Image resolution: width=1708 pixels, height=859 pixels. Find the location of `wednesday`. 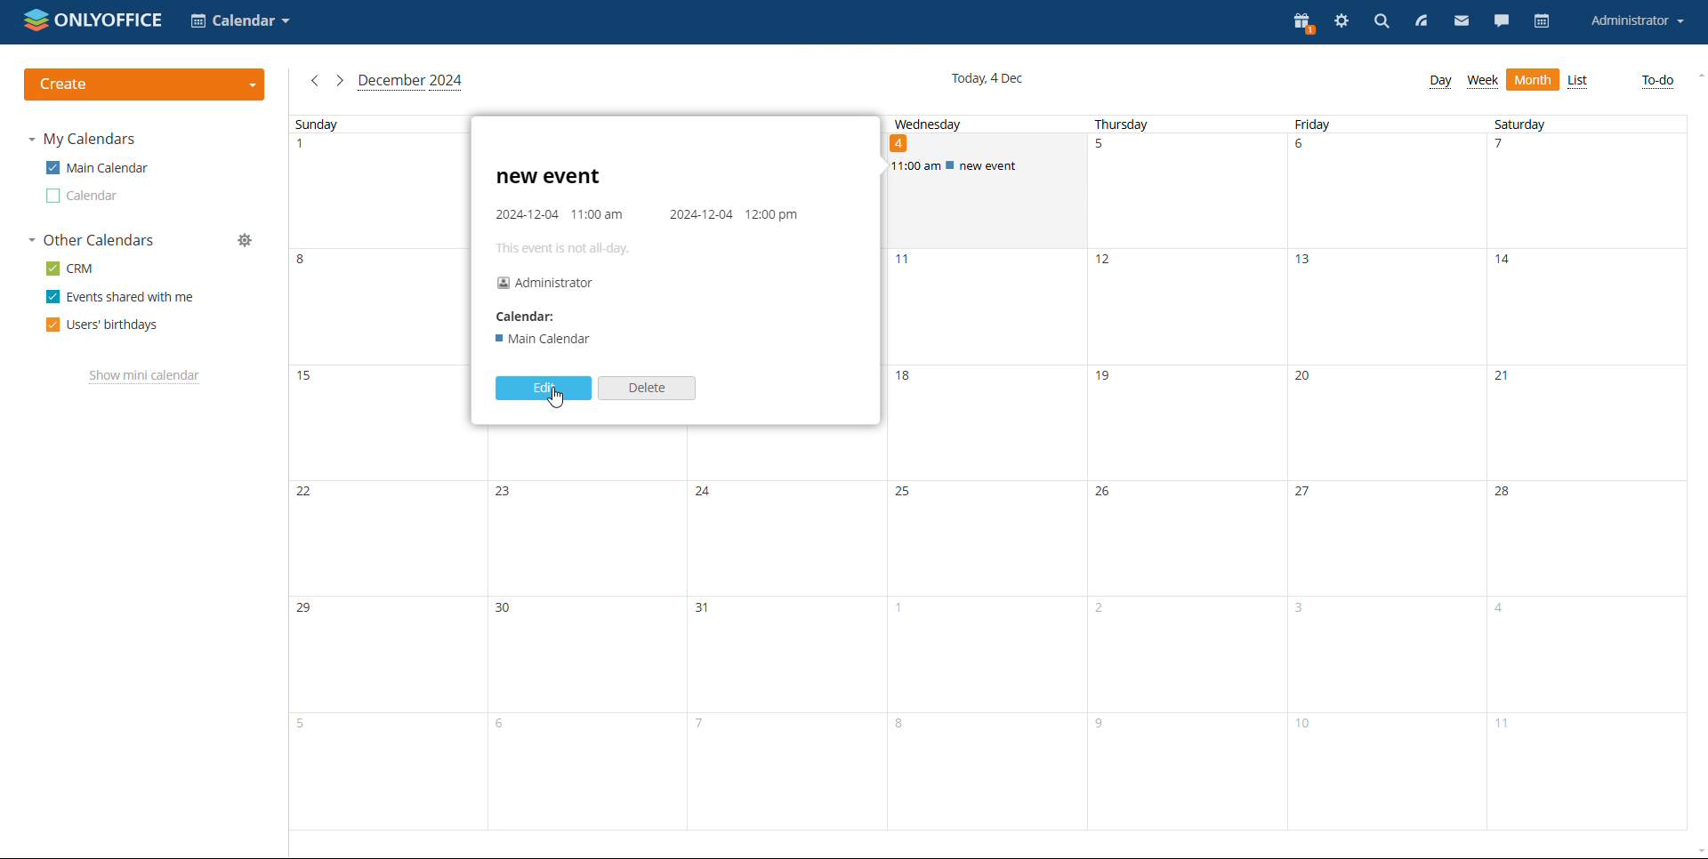

wednesday is located at coordinates (982, 509).